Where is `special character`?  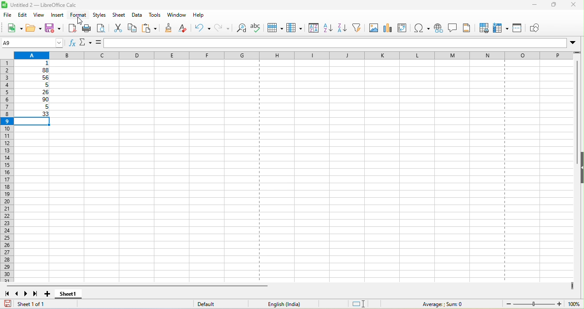
special character is located at coordinates (422, 29).